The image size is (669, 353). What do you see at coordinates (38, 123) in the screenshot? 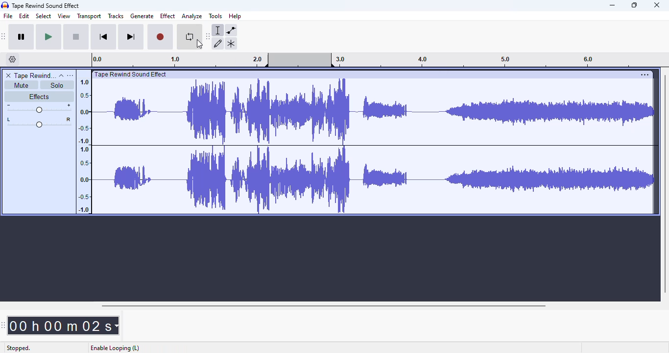
I see `pan` at bounding box center [38, 123].